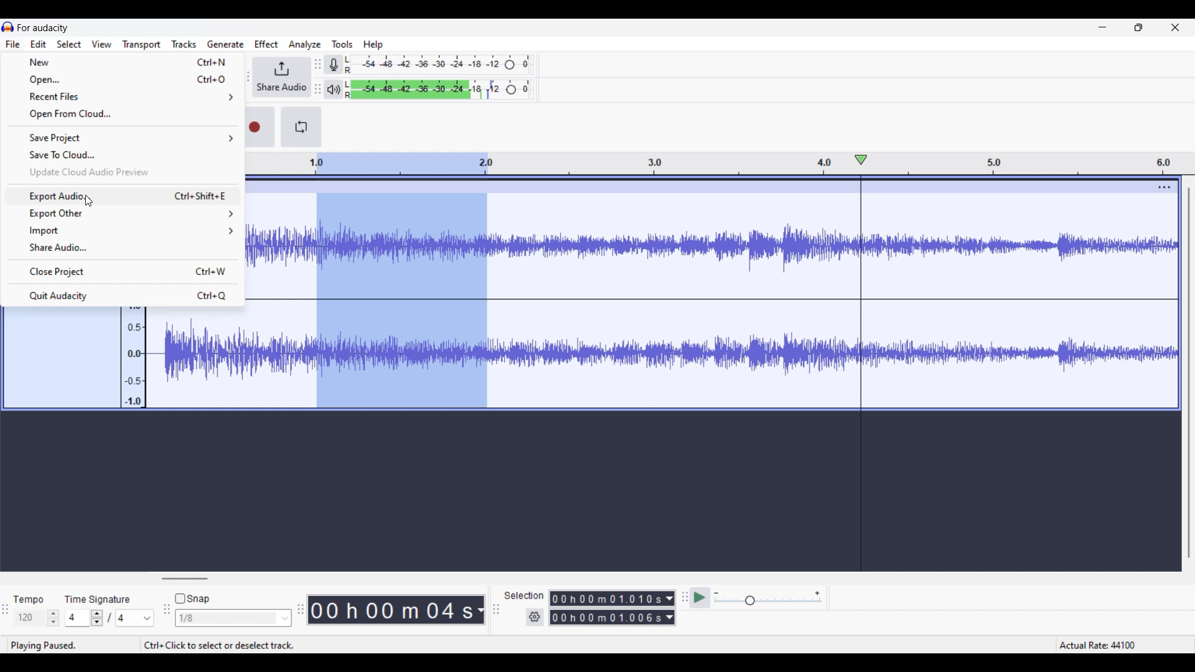  Describe the element at coordinates (121, 80) in the screenshot. I see `Open` at that location.